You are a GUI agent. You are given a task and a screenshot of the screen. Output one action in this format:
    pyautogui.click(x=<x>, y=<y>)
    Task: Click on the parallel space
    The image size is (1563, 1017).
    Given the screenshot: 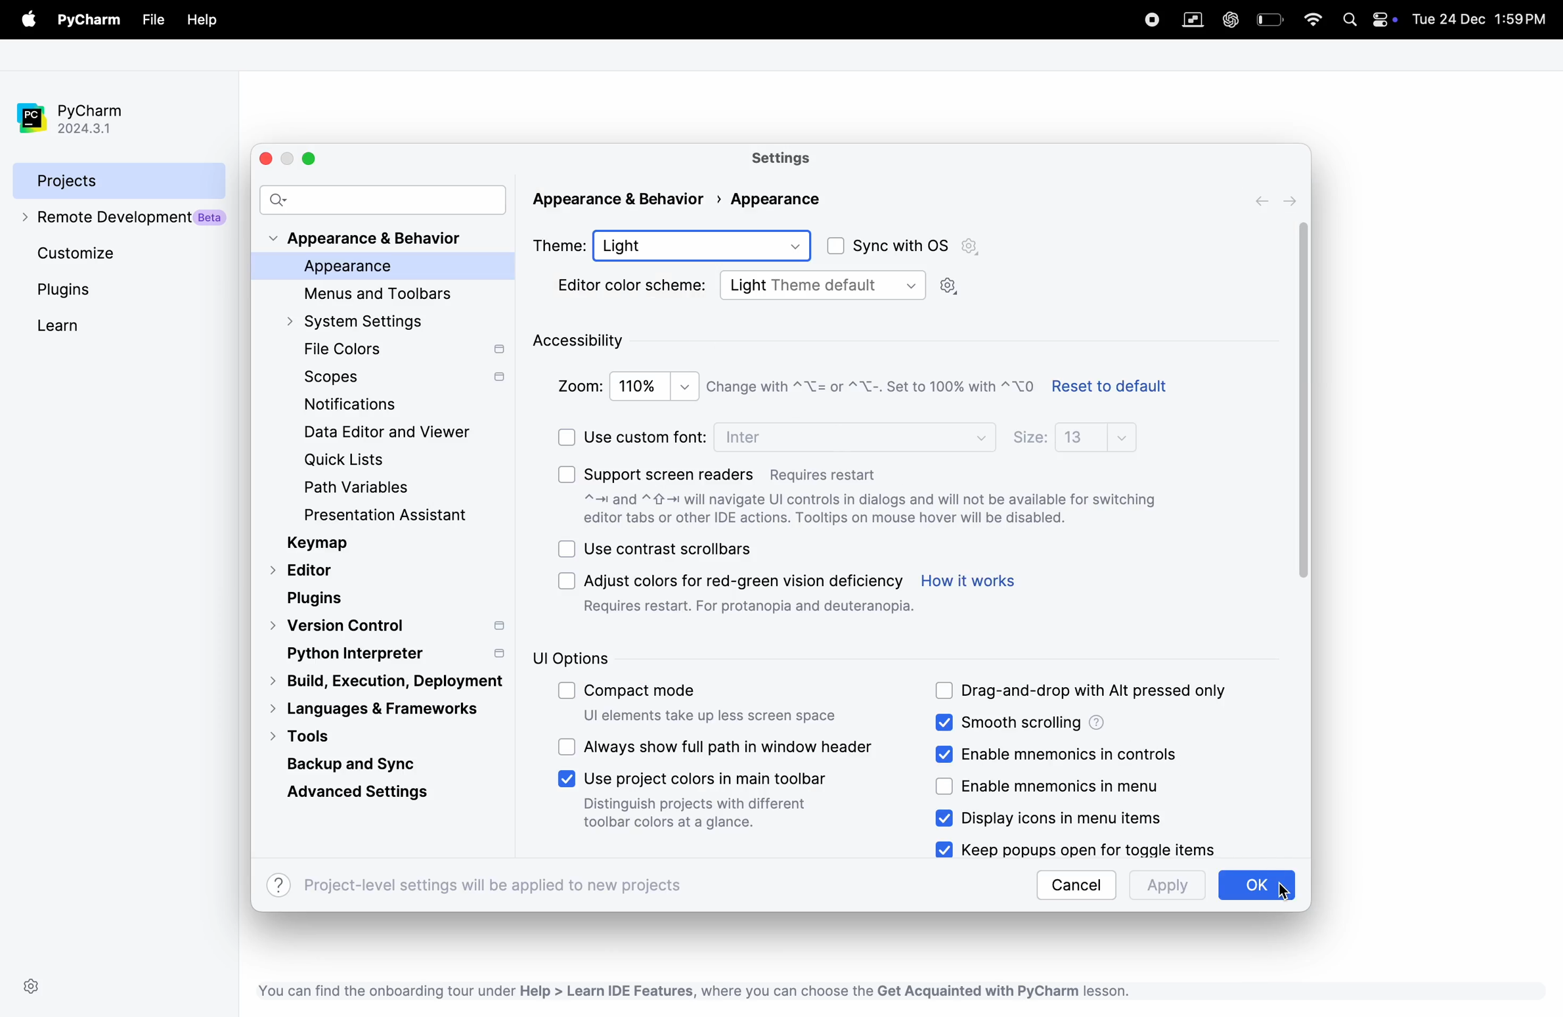 What is the action you would take?
    pyautogui.click(x=1196, y=20)
    